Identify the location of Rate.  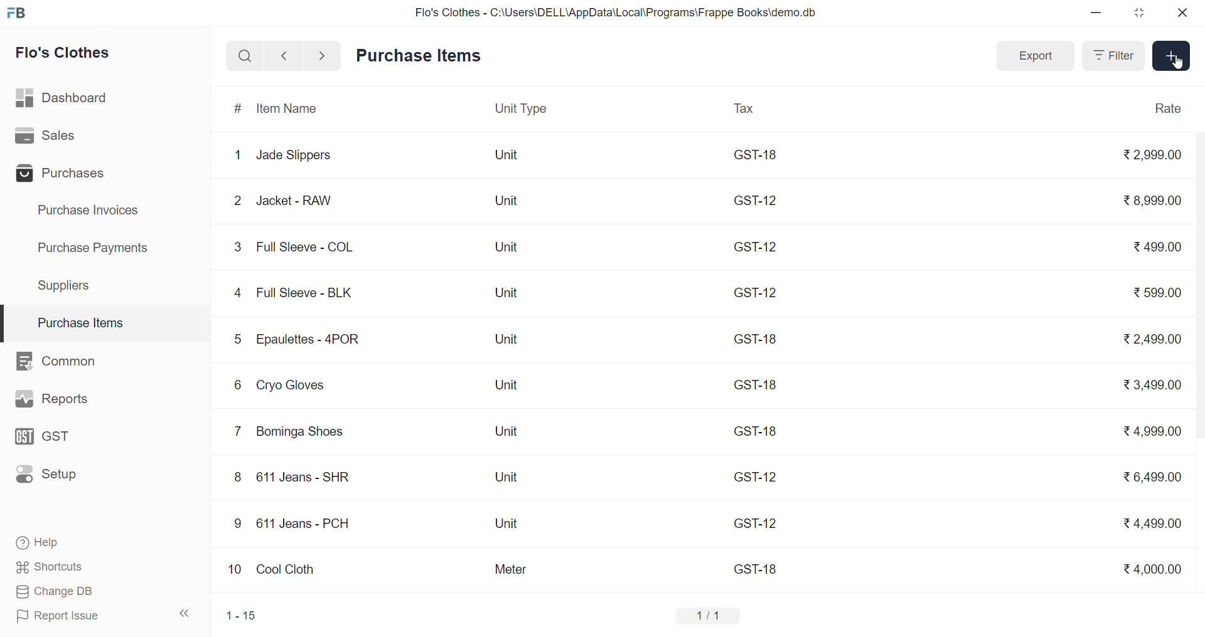
(1169, 110).